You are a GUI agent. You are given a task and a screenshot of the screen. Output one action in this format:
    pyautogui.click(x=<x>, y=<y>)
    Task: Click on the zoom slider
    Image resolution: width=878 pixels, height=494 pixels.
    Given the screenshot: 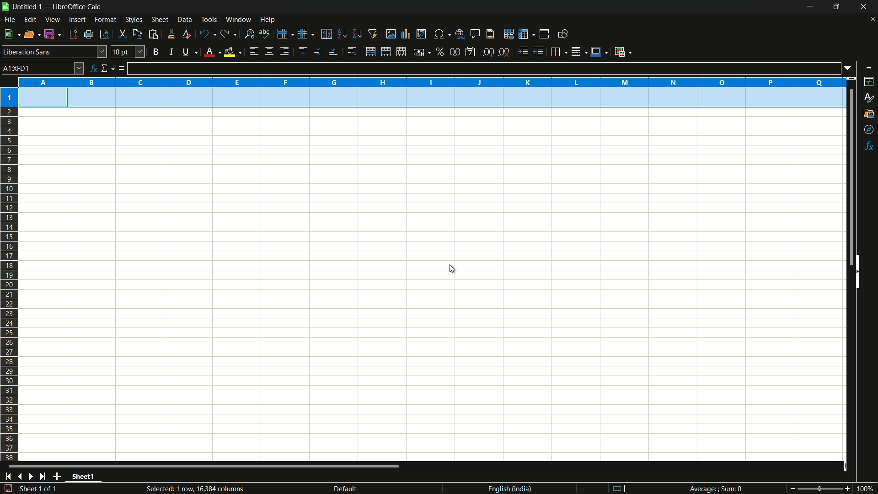 What is the action you would take?
    pyautogui.click(x=819, y=488)
    